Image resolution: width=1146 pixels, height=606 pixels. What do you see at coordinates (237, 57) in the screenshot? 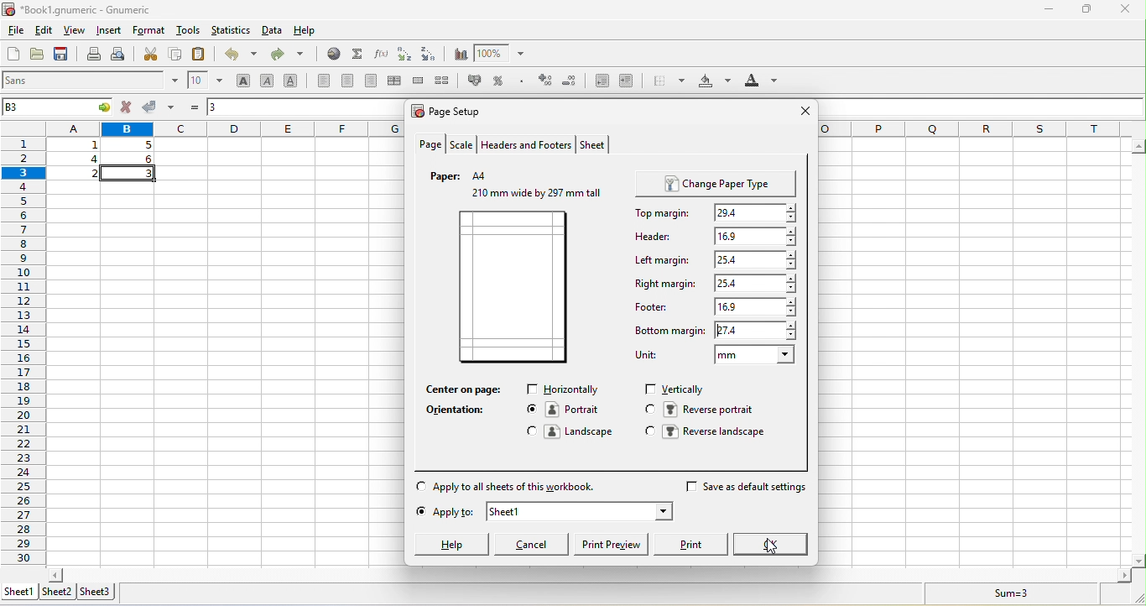
I see `undo` at bounding box center [237, 57].